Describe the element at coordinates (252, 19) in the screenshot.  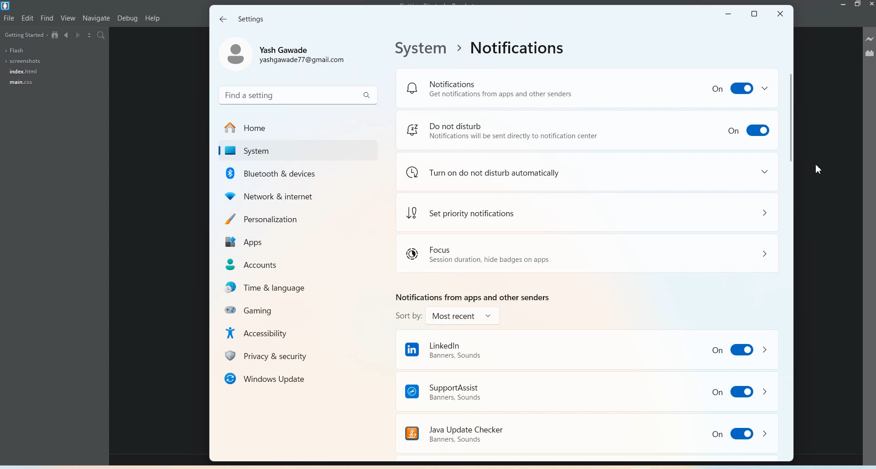
I see `Settings` at that location.